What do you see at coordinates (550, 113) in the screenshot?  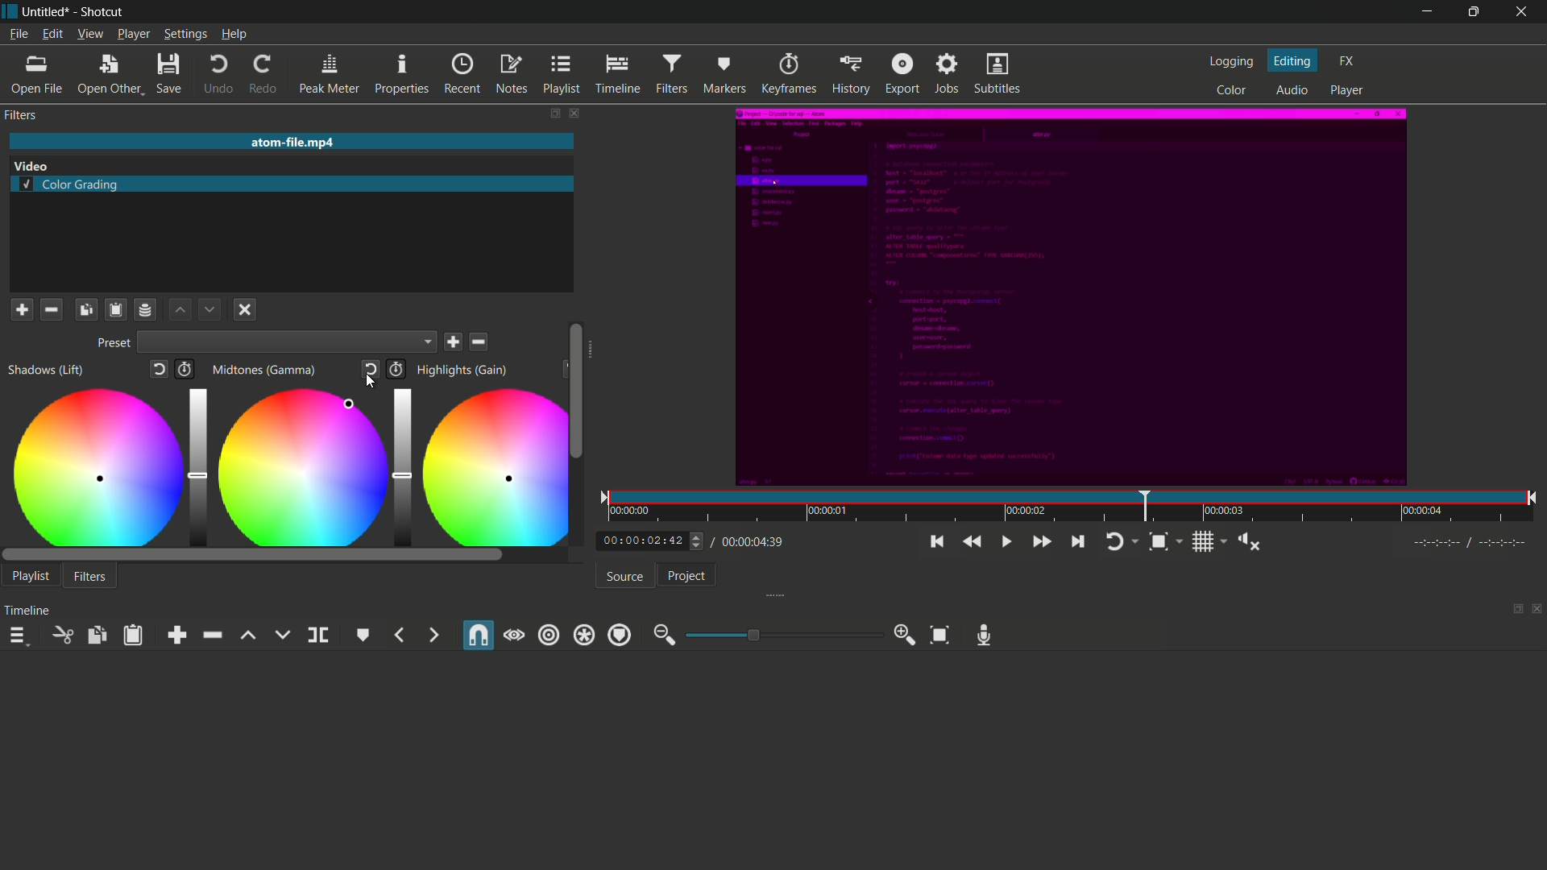 I see `change layout` at bounding box center [550, 113].